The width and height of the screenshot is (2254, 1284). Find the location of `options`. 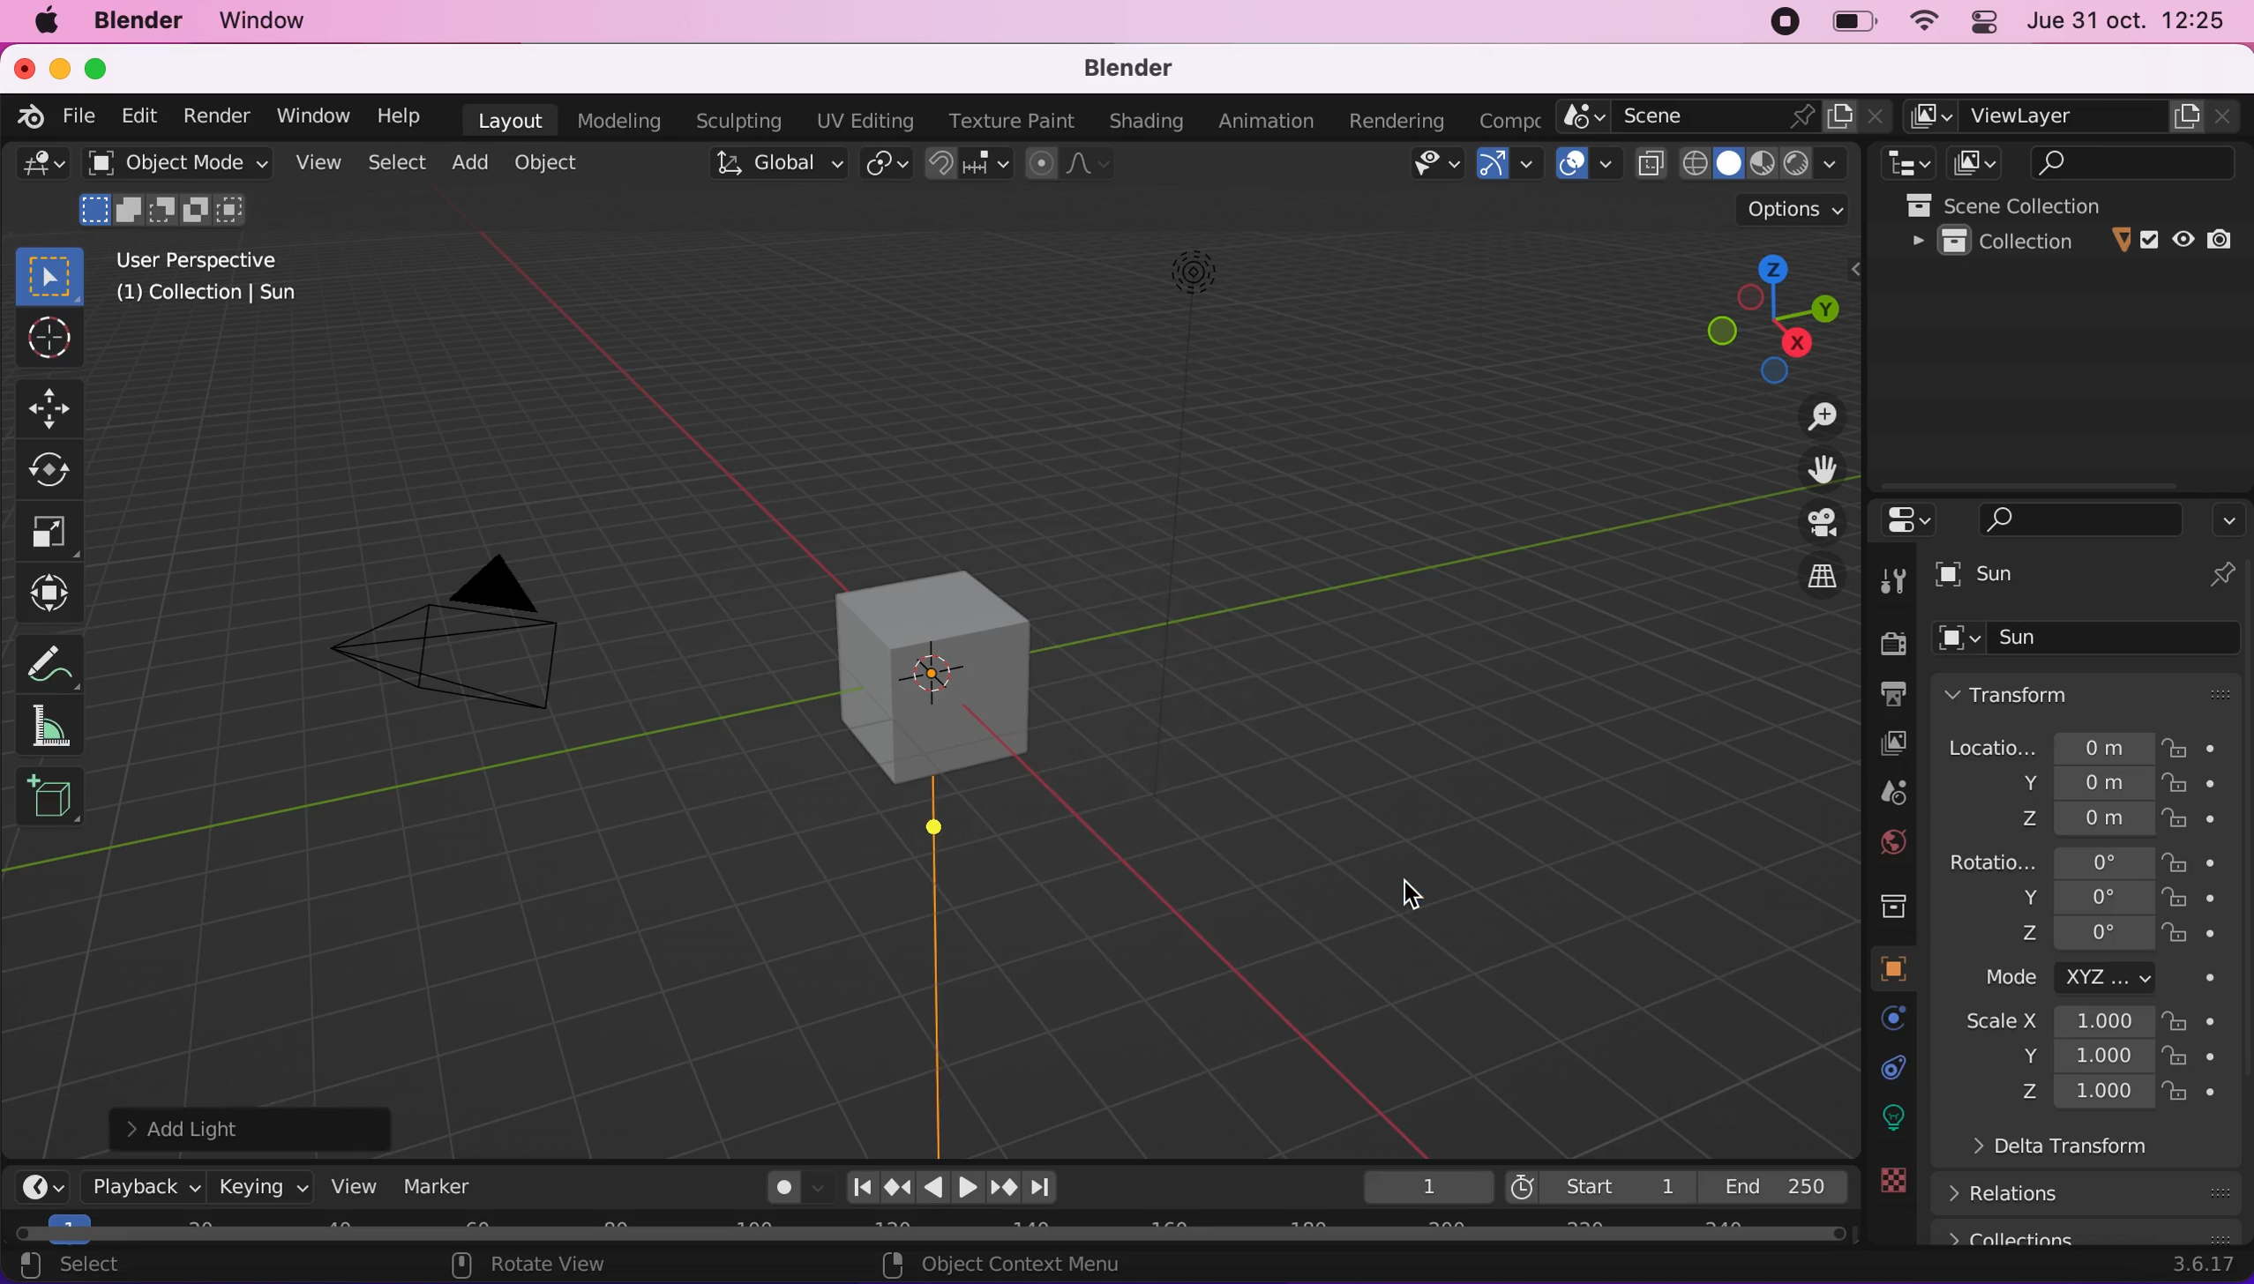

options is located at coordinates (2228, 515).